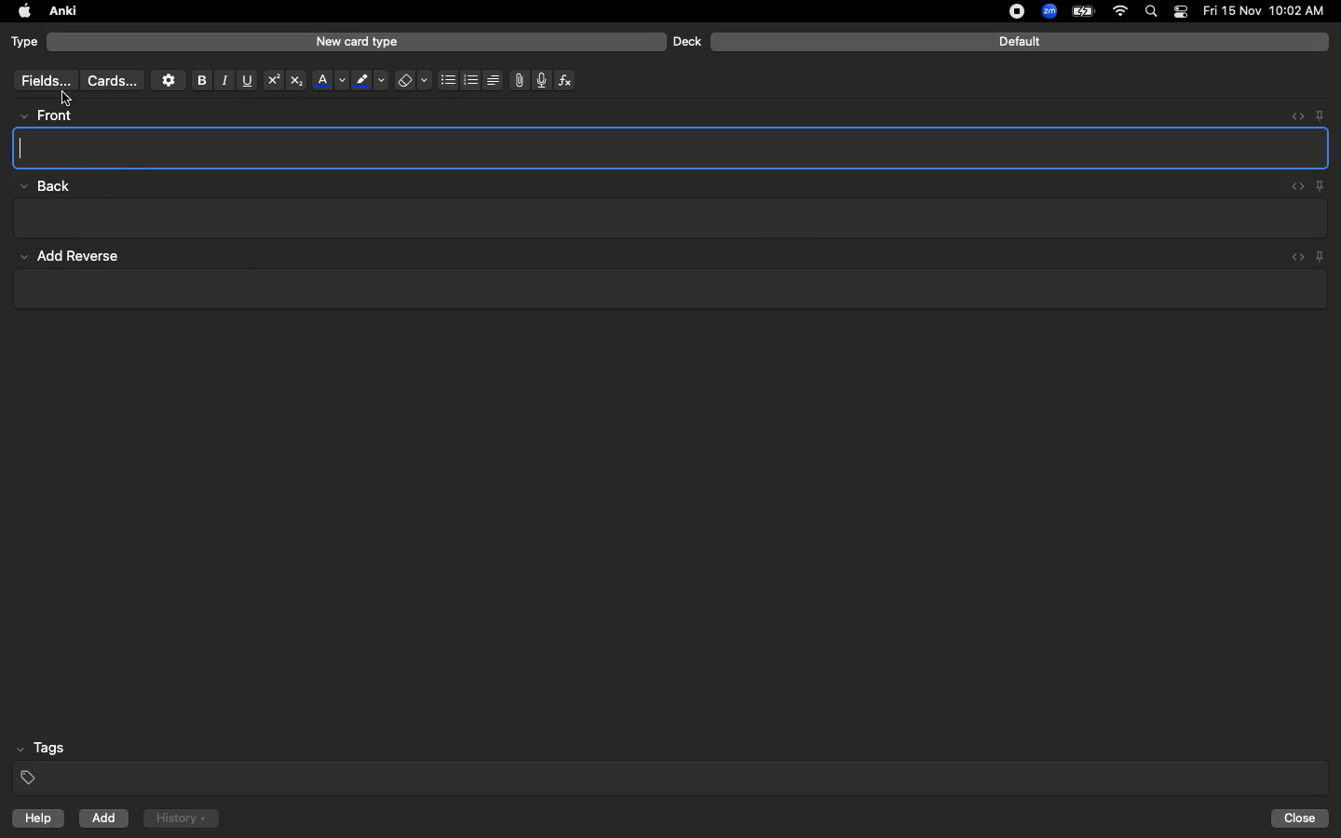 The image size is (1341, 838). I want to click on Default, so click(1020, 42).